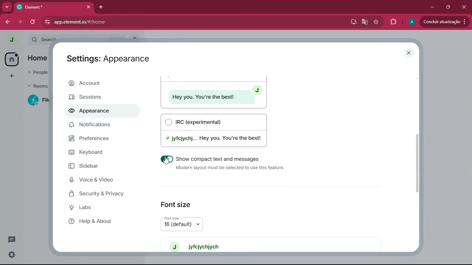  What do you see at coordinates (10, 255) in the screenshot?
I see `settings` at bounding box center [10, 255].